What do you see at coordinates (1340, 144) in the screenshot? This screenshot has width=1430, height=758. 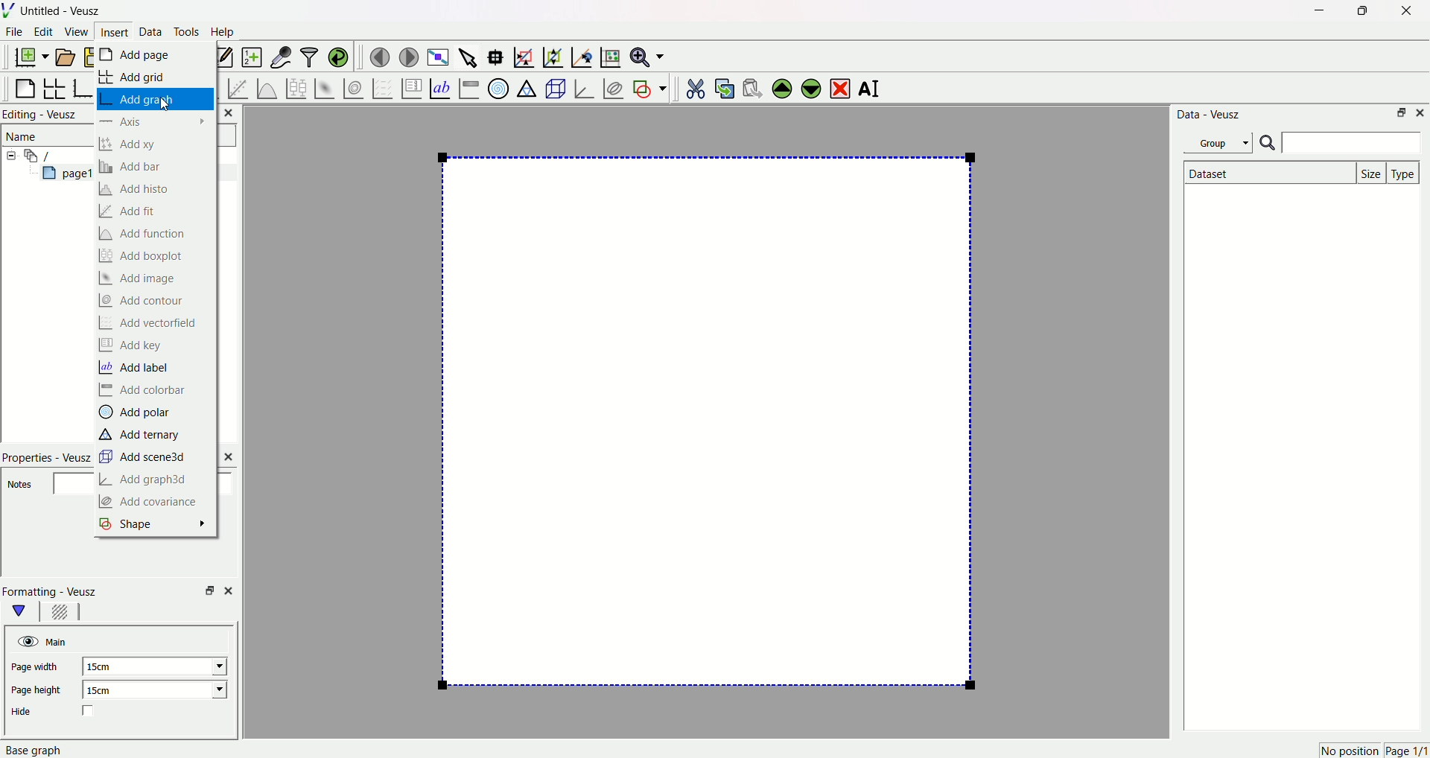 I see `Searchbar` at bounding box center [1340, 144].